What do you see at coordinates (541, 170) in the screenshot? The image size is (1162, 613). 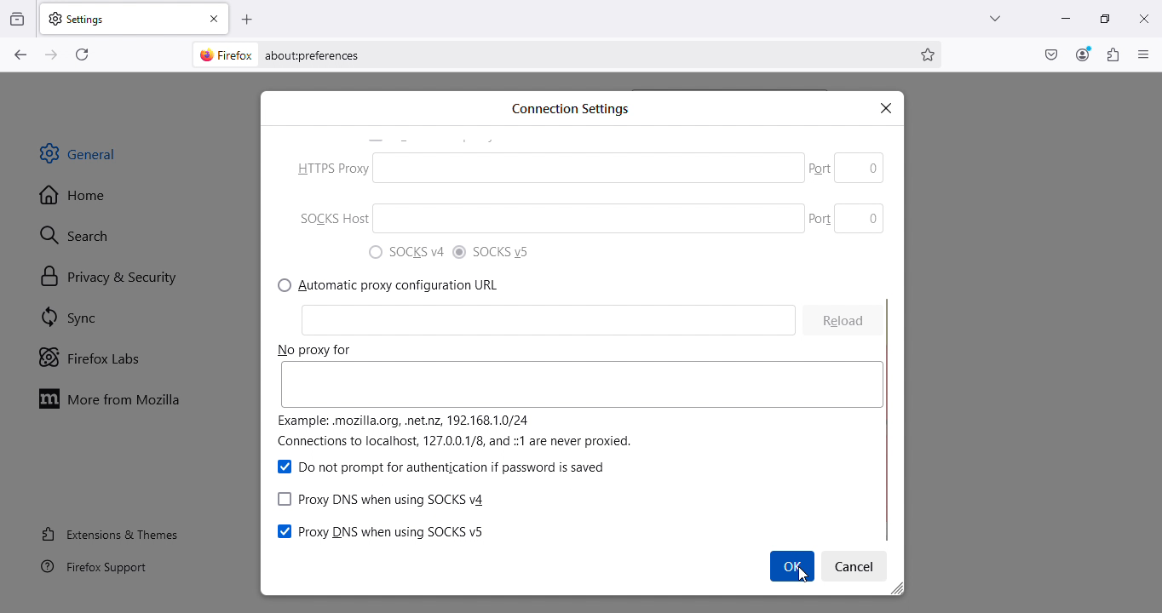 I see `IB (O) No proxy` at bounding box center [541, 170].